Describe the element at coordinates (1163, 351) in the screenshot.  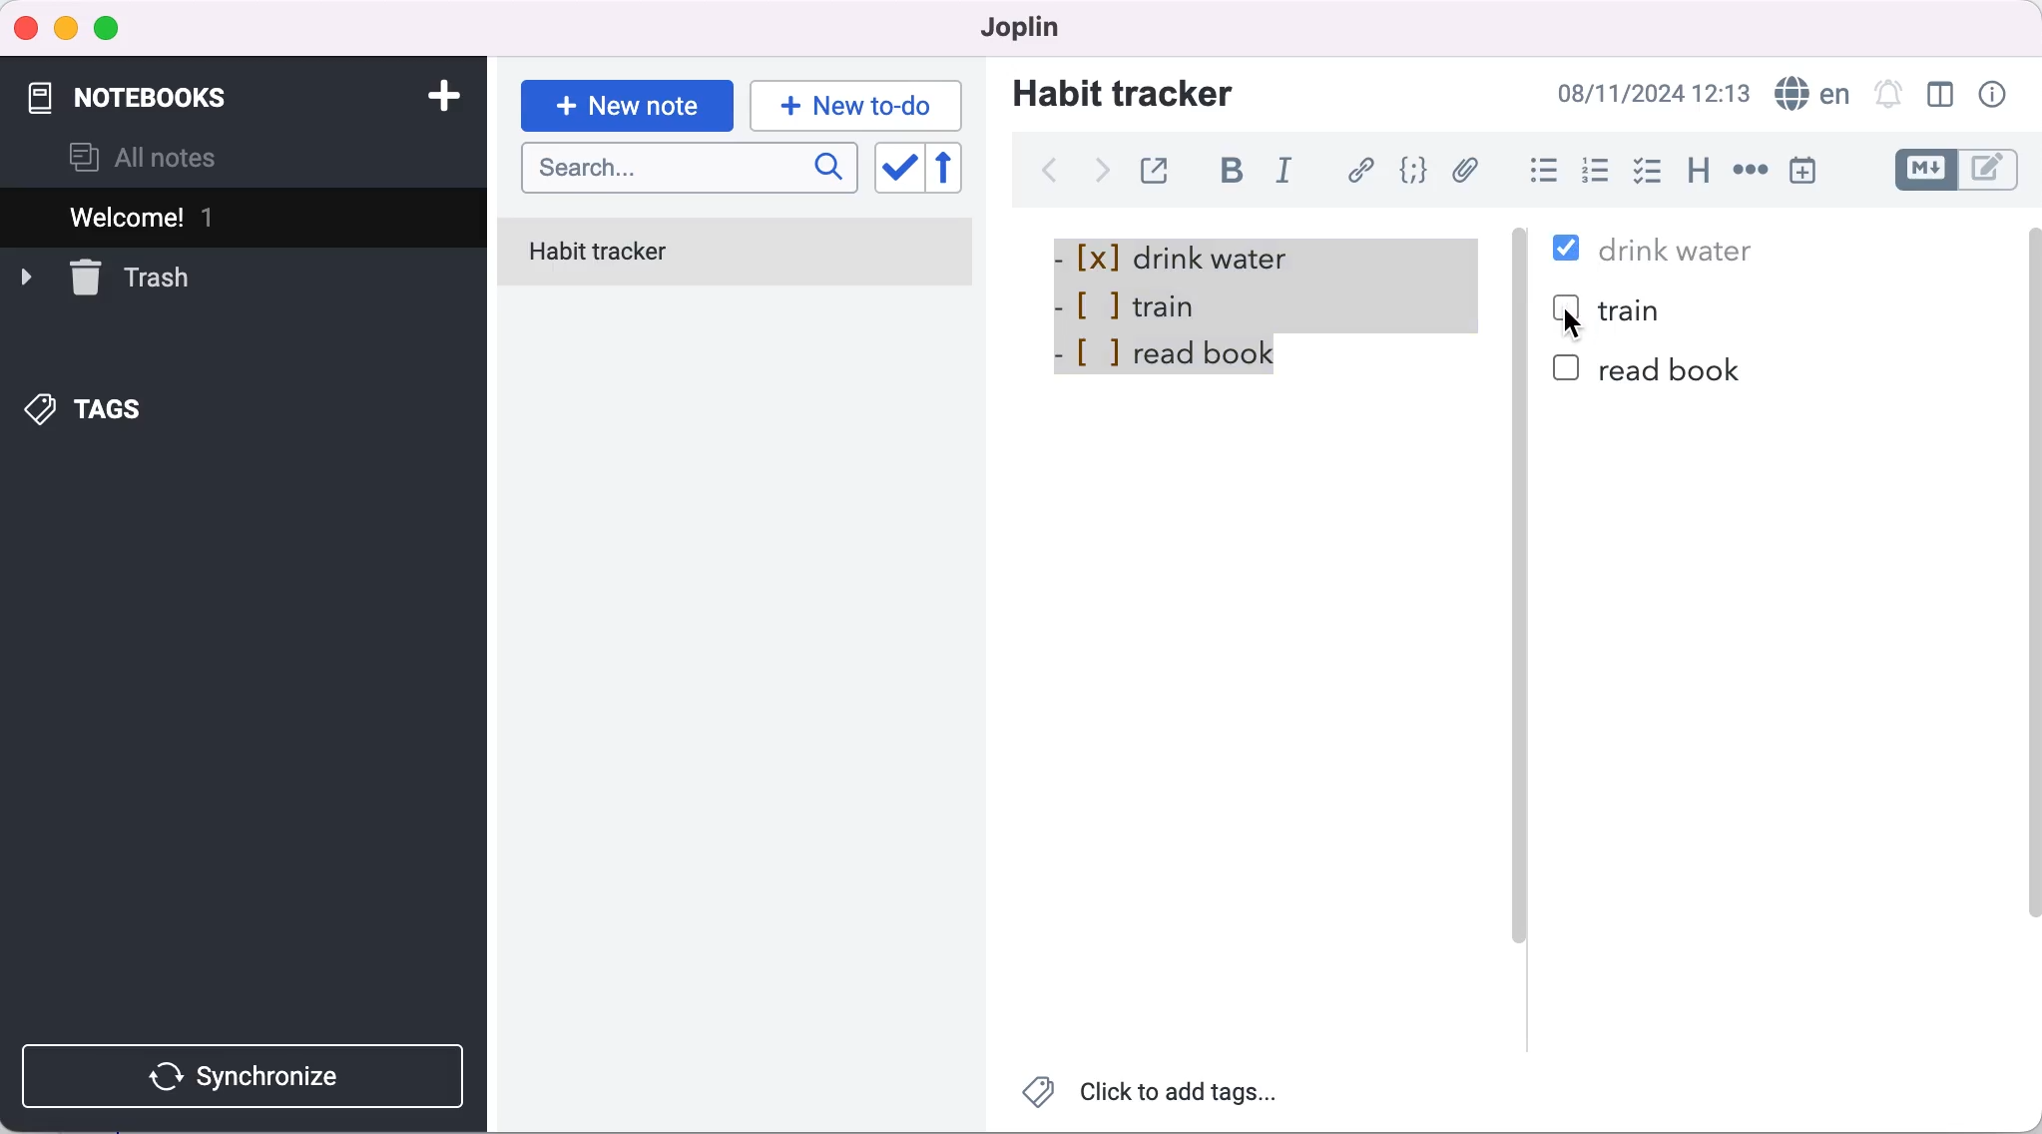
I see `- [ ] read book` at that location.